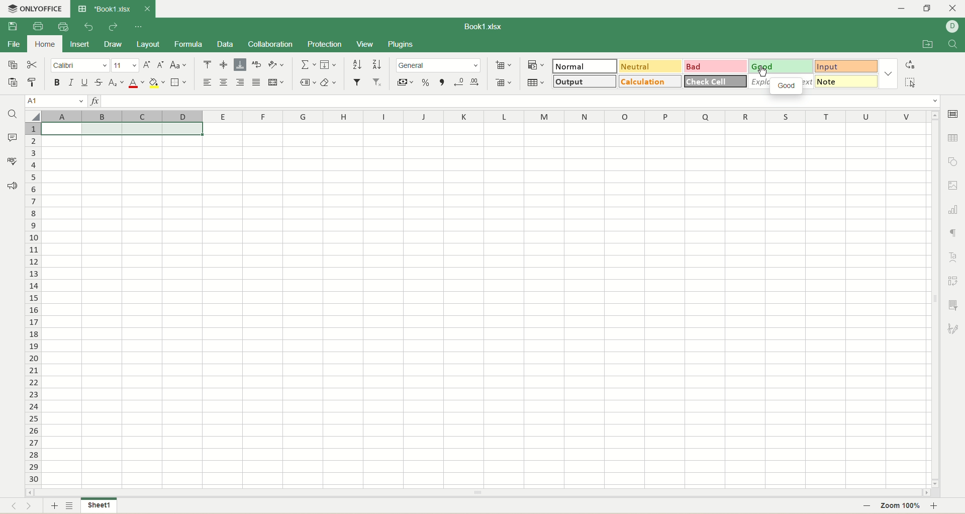  I want to click on find, so click(953, 43).